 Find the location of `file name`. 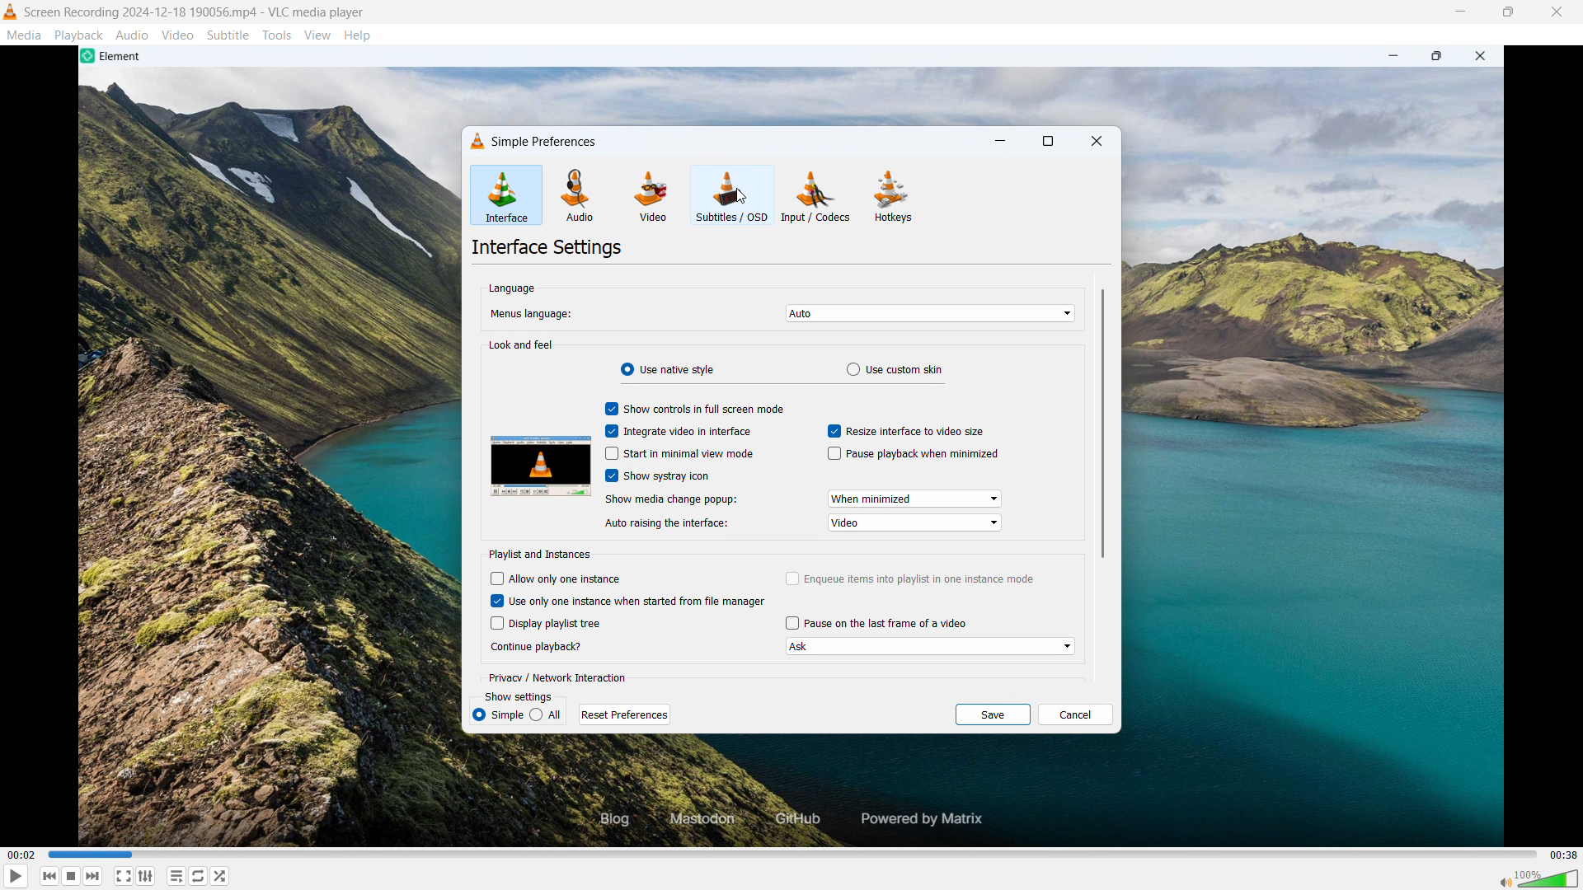

file name is located at coordinates (195, 13).